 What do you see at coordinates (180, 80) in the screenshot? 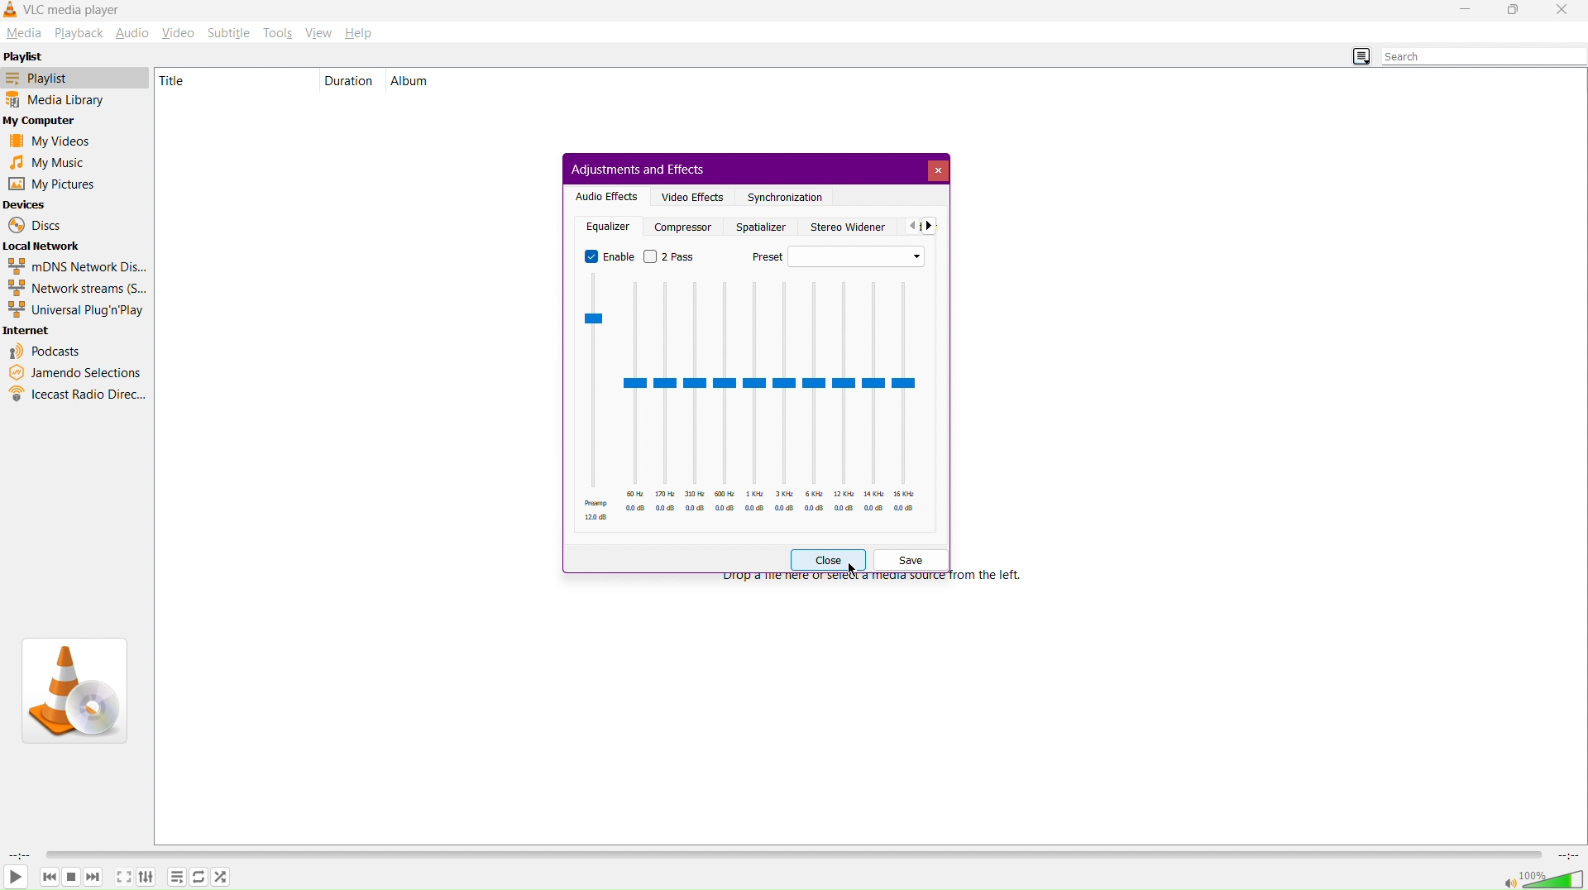
I see `Title` at bounding box center [180, 80].